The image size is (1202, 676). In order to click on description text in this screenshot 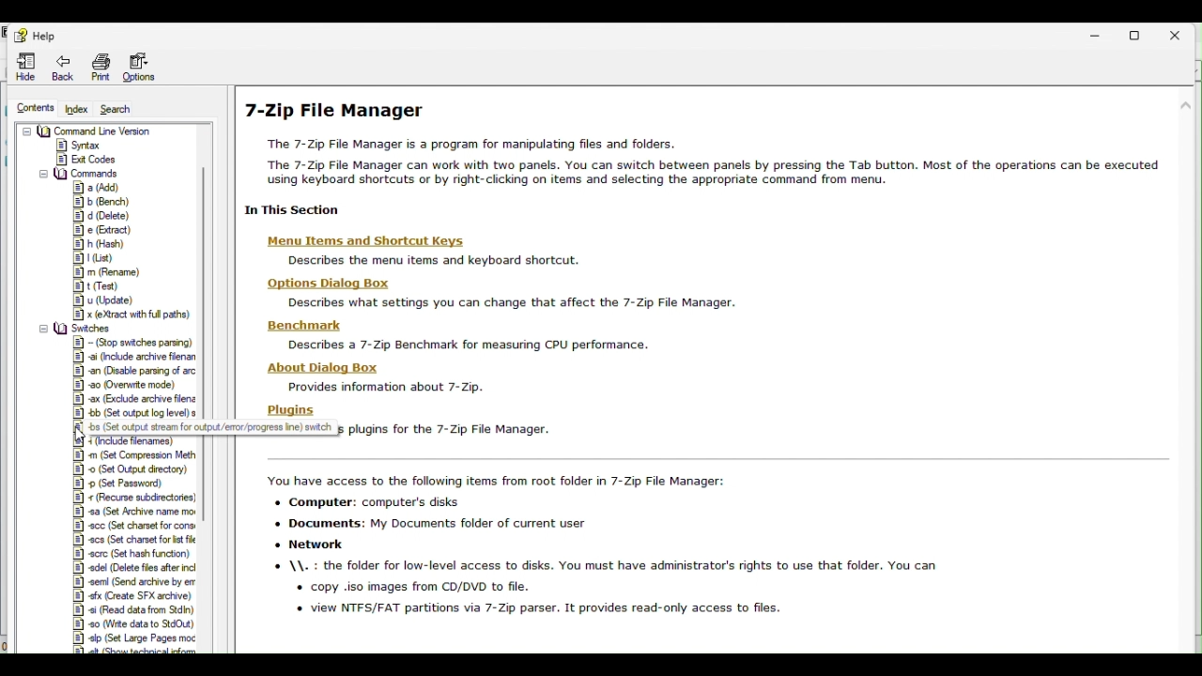, I will do `click(527, 302)`.